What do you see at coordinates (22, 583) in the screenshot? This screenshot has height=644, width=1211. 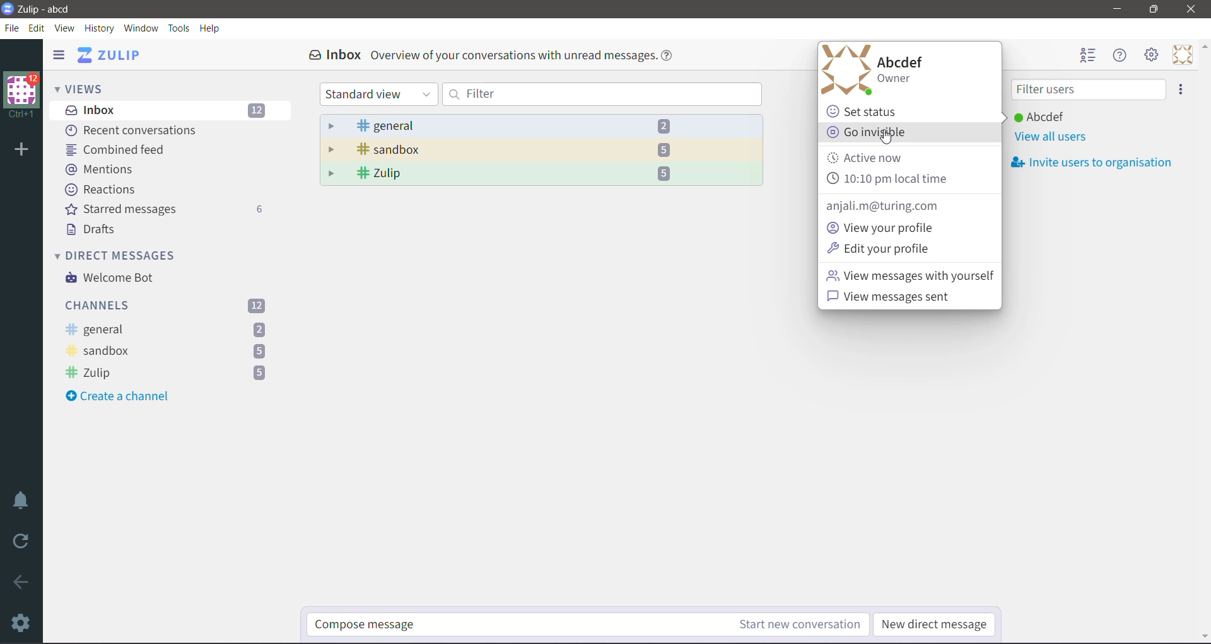 I see `Go back` at bounding box center [22, 583].